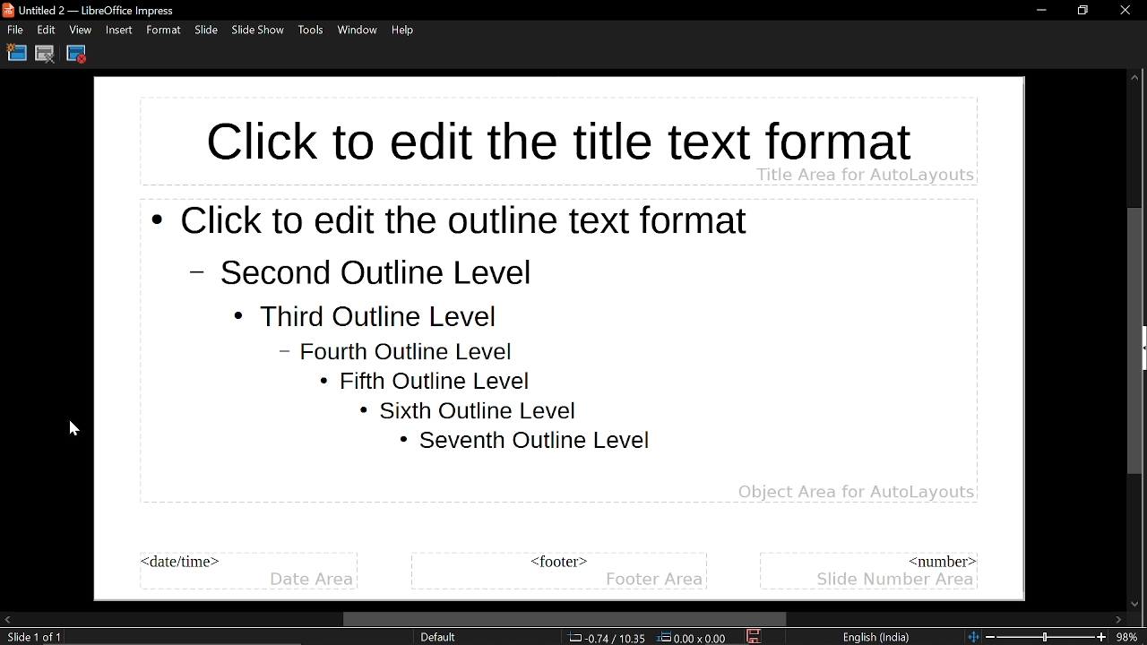 The image size is (1147, 645). What do you see at coordinates (69, 428) in the screenshot?
I see `Cursor` at bounding box center [69, 428].